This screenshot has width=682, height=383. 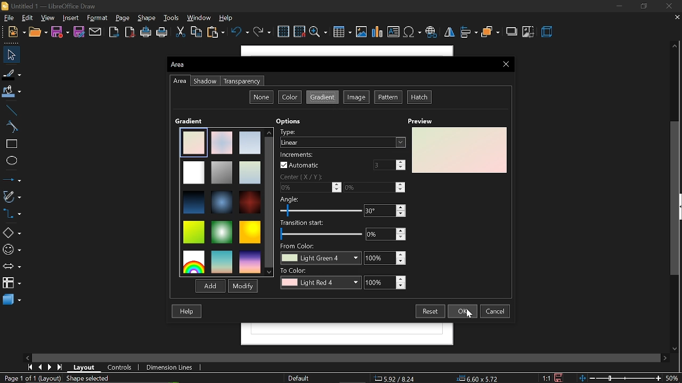 I want to click on transition start value, so click(x=386, y=234).